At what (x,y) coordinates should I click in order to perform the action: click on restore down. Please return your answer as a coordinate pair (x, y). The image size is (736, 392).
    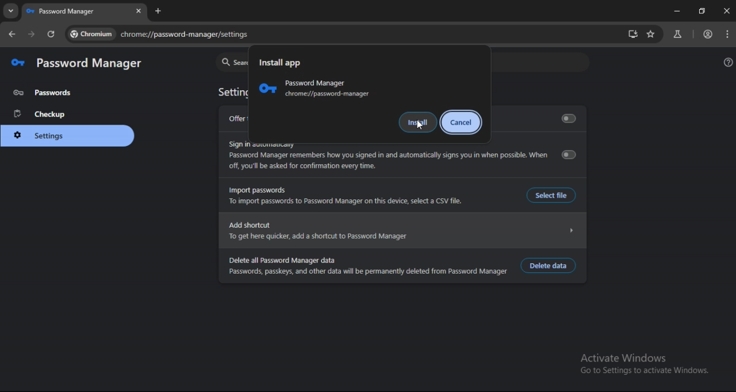
    Looking at the image, I should click on (700, 11).